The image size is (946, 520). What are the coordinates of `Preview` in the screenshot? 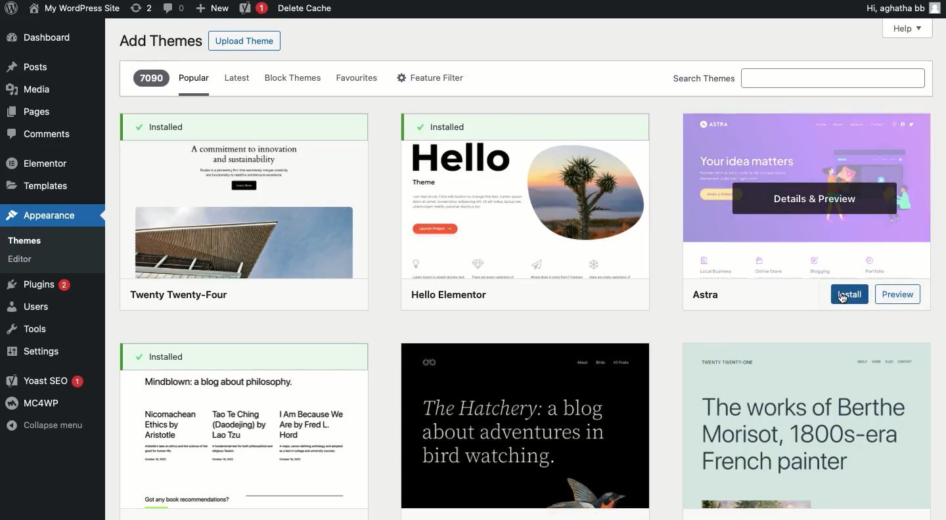 It's located at (898, 293).